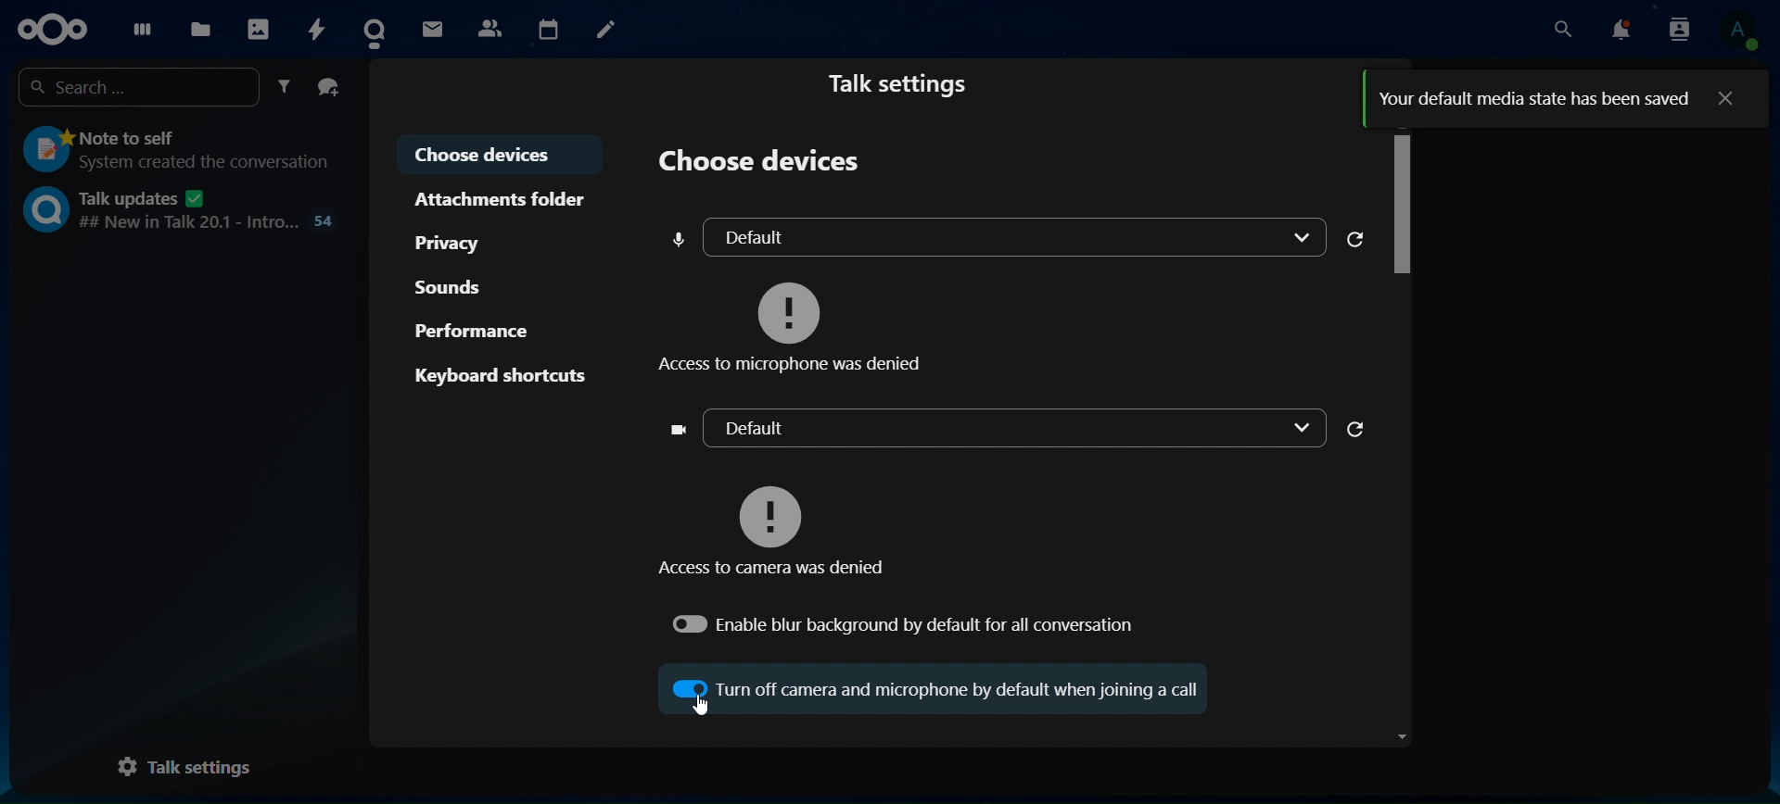 This screenshot has width=1780, height=804. I want to click on refresh, so click(1362, 238).